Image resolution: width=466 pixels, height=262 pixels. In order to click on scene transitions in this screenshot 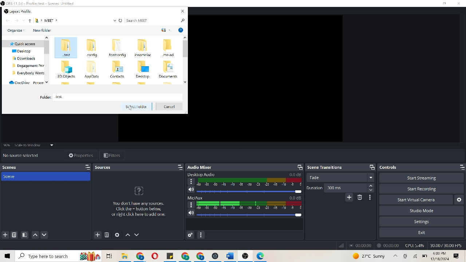, I will do `click(327, 167)`.